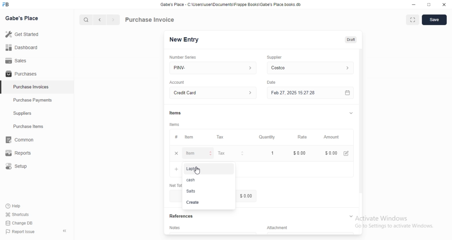 This screenshot has height=240, width=452. What do you see at coordinates (414, 5) in the screenshot?
I see `Minimize` at bounding box center [414, 5].